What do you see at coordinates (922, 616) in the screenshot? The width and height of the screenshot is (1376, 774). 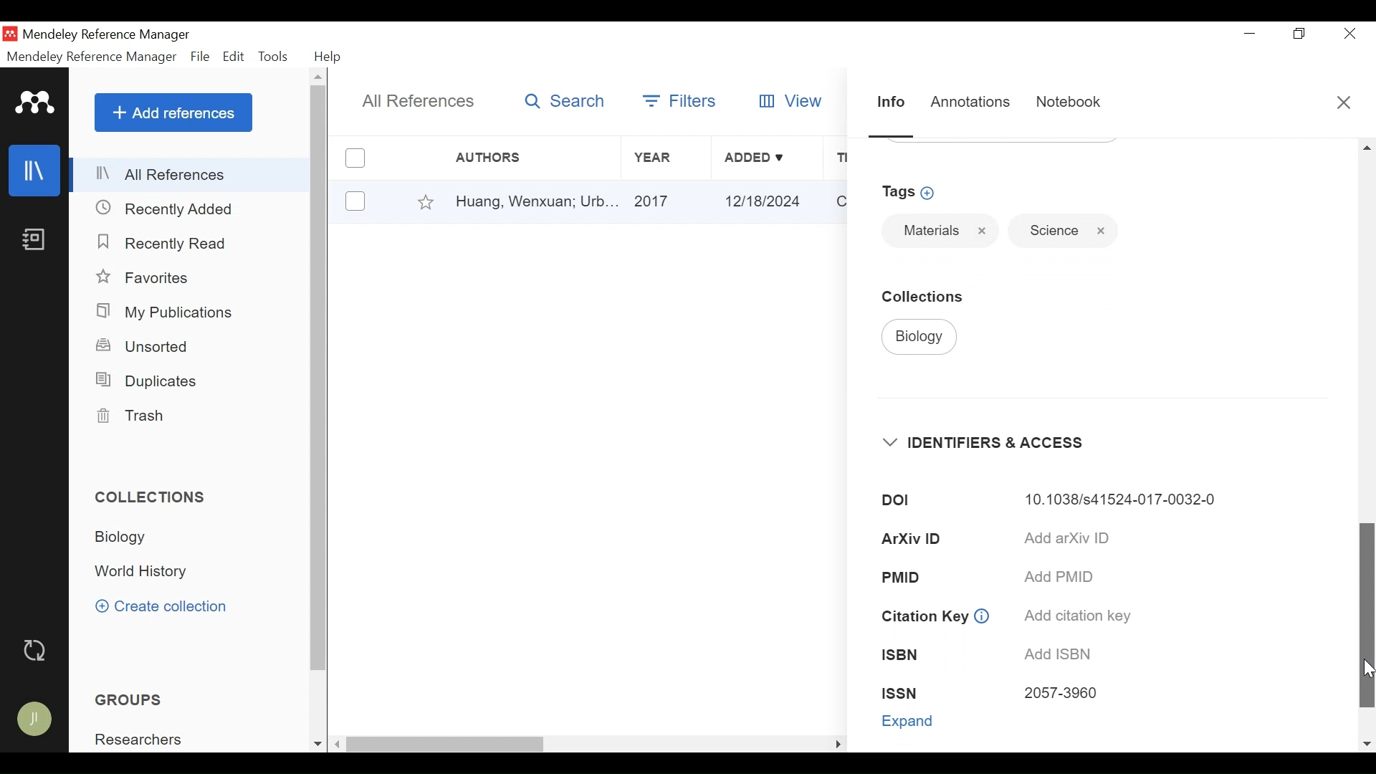 I see `Citation Key` at bounding box center [922, 616].